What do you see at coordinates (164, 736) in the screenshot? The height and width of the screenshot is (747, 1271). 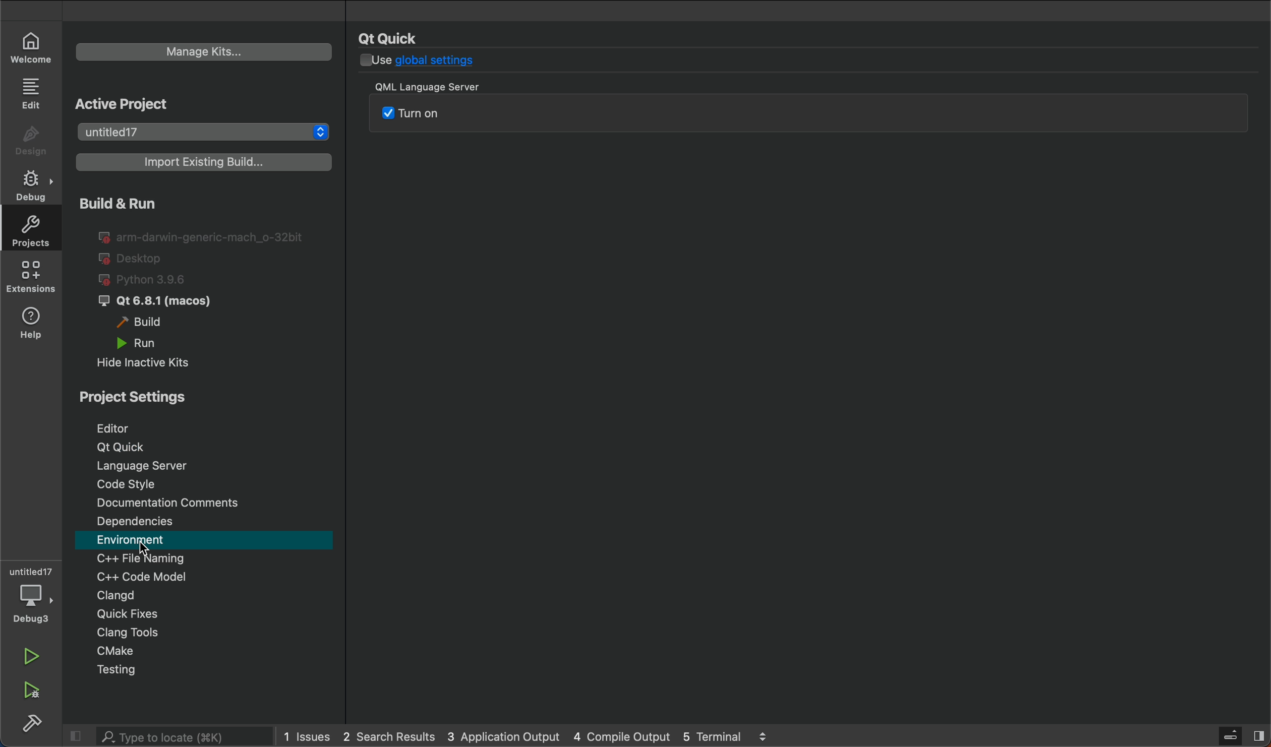 I see `search` at bounding box center [164, 736].